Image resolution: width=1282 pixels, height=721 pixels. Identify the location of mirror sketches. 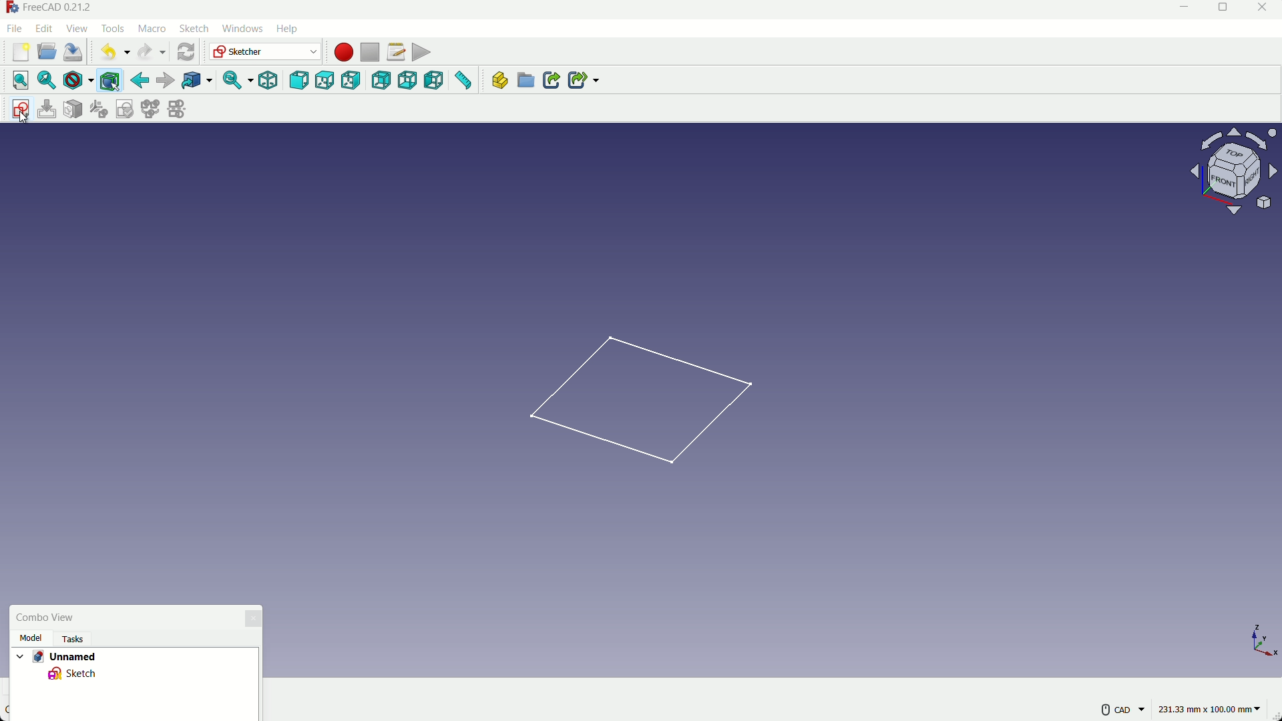
(174, 107).